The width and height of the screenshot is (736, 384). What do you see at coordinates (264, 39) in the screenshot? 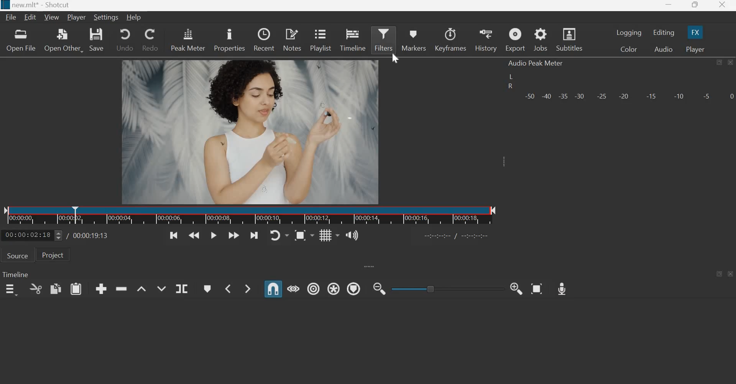
I see `Recent` at bounding box center [264, 39].